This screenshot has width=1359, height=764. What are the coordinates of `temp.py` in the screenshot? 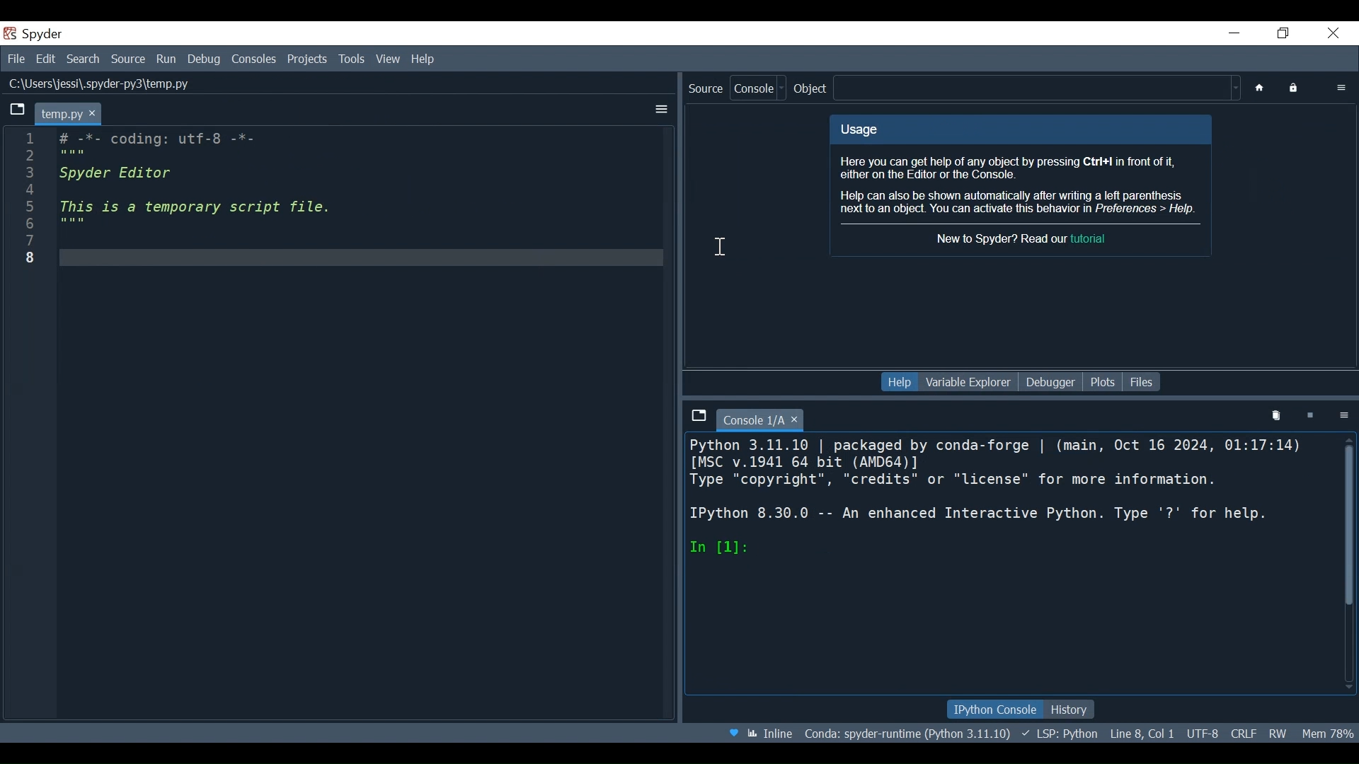 It's located at (71, 113).